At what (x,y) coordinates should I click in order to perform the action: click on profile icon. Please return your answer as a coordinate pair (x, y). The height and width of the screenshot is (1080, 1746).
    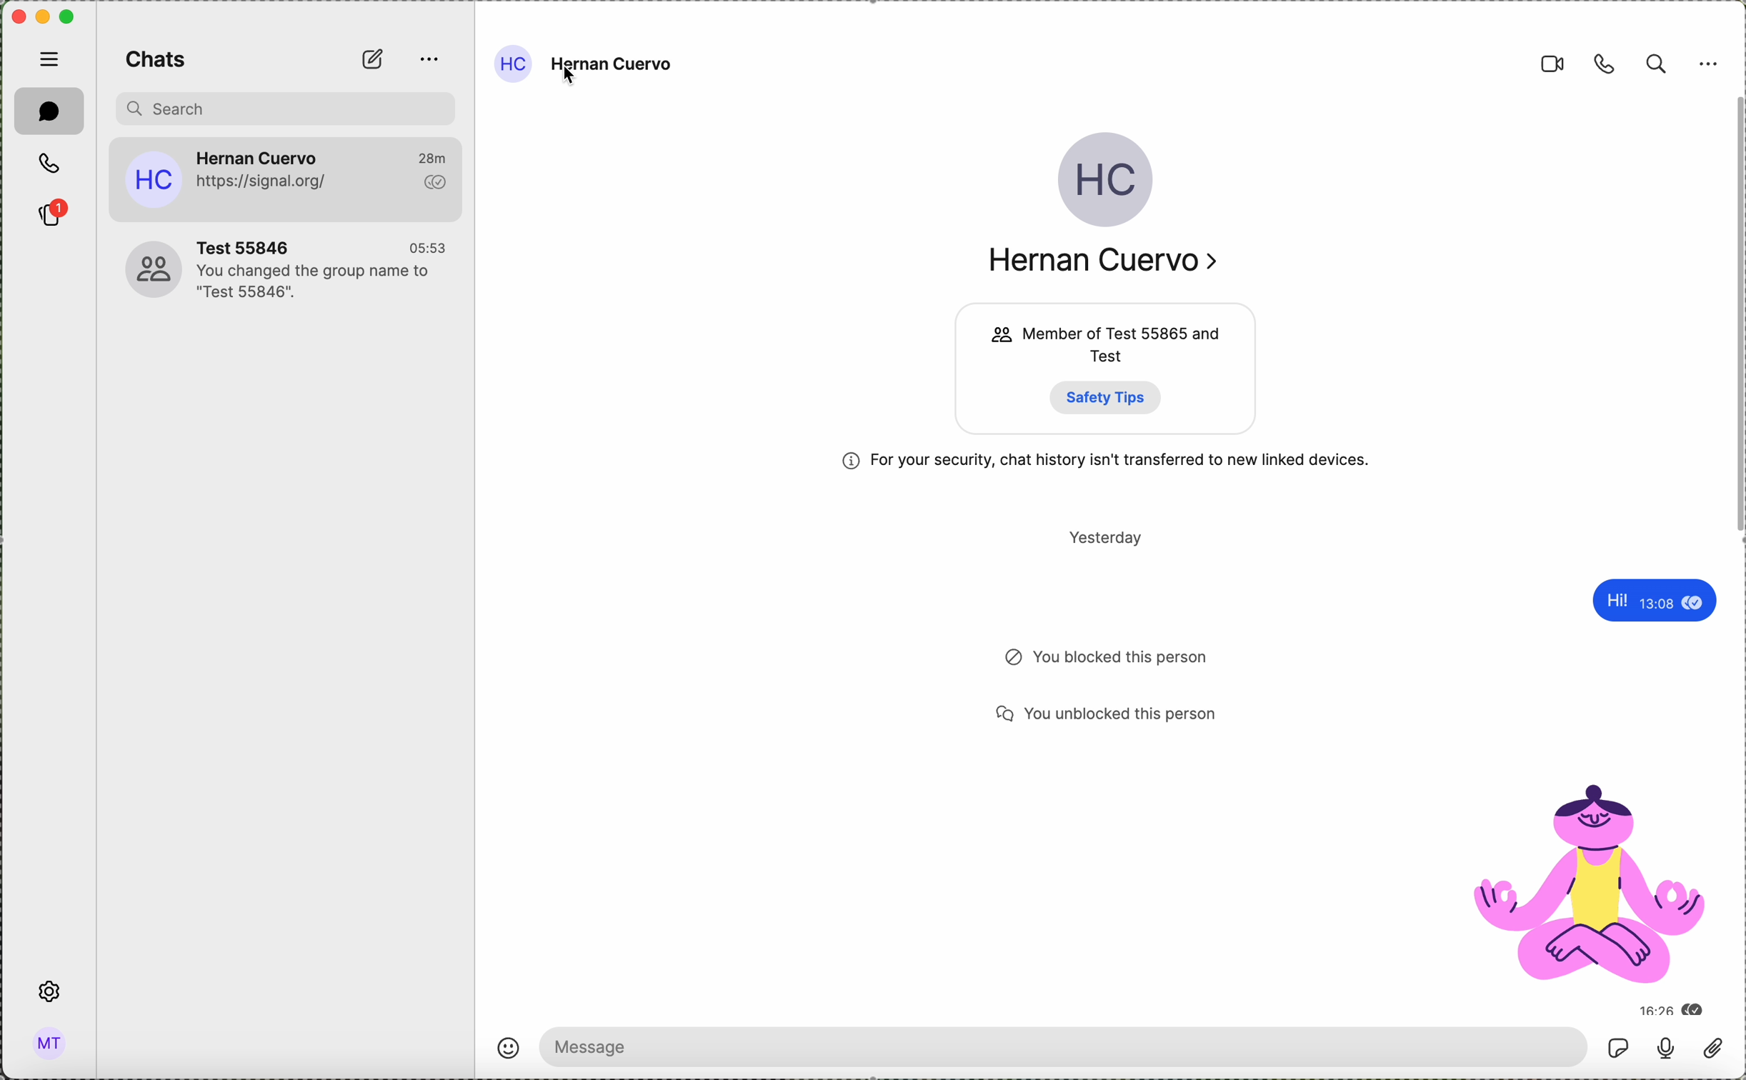
    Looking at the image, I should click on (152, 180).